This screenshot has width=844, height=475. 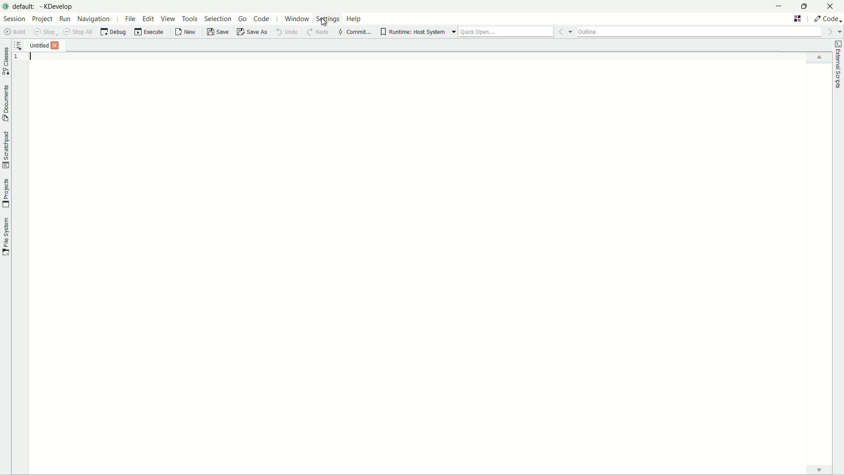 I want to click on go, so click(x=244, y=18).